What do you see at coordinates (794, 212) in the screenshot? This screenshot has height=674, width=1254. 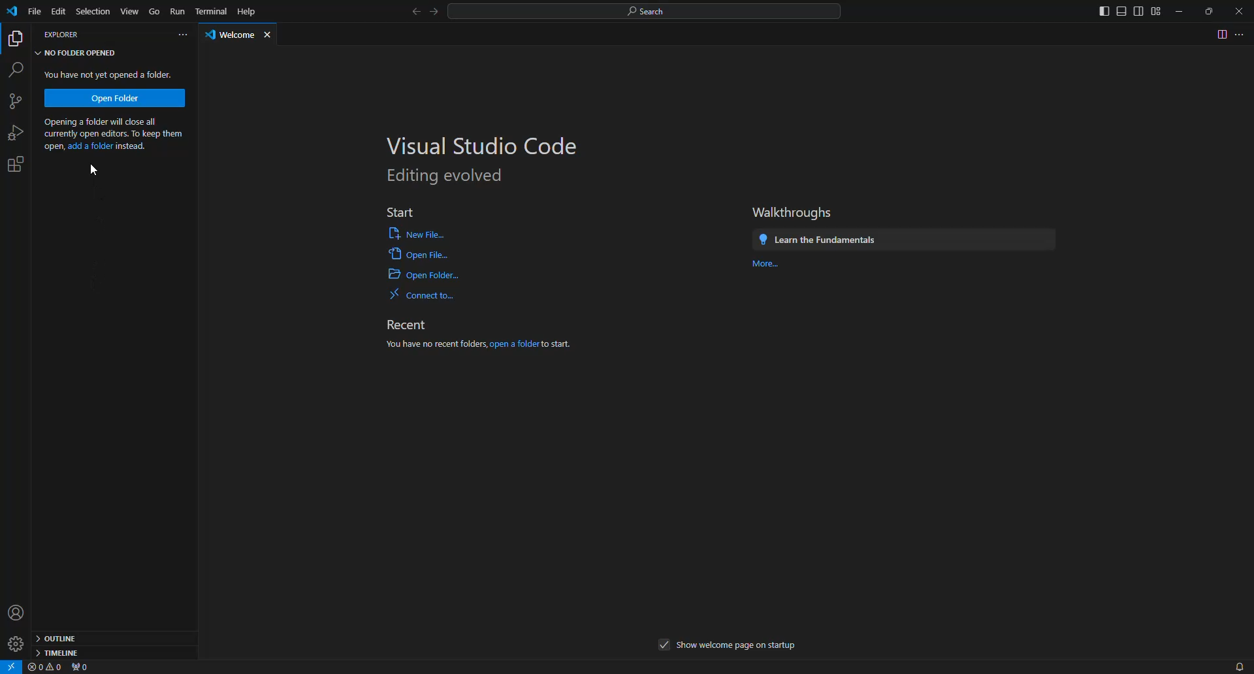 I see `walkthroughs` at bounding box center [794, 212].